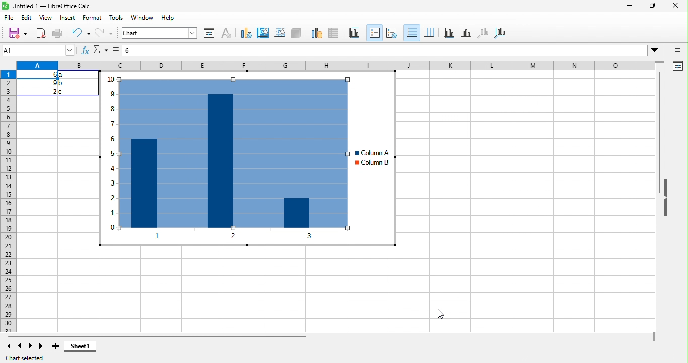 The width and height of the screenshot is (688, 363). Describe the element at coordinates (440, 314) in the screenshot. I see `cursor` at that location.